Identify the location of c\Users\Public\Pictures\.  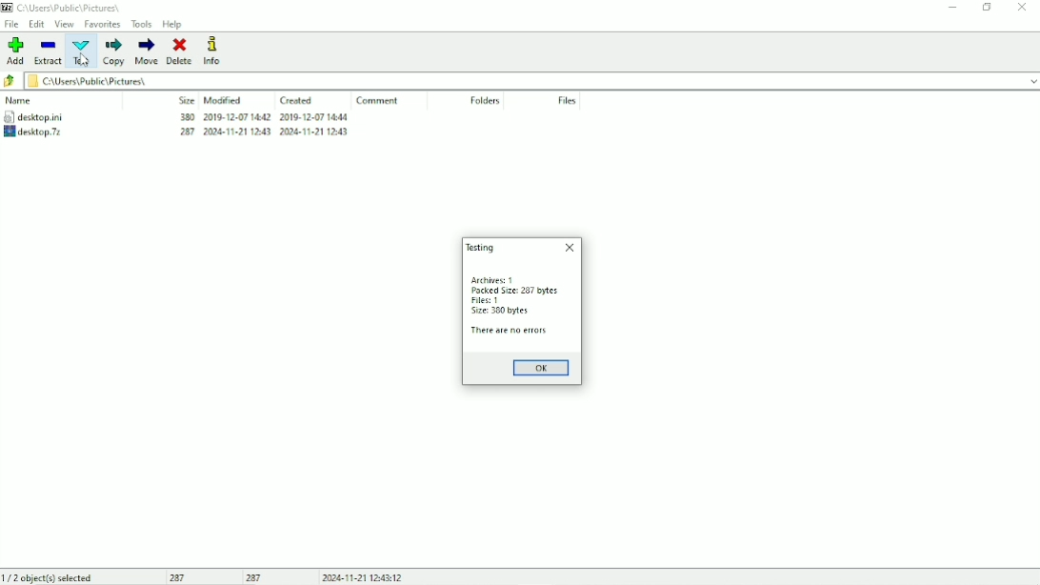
(532, 82).